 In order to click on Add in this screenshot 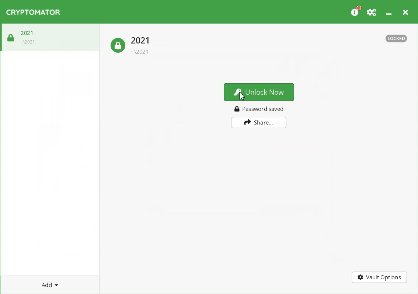, I will do `click(50, 284)`.